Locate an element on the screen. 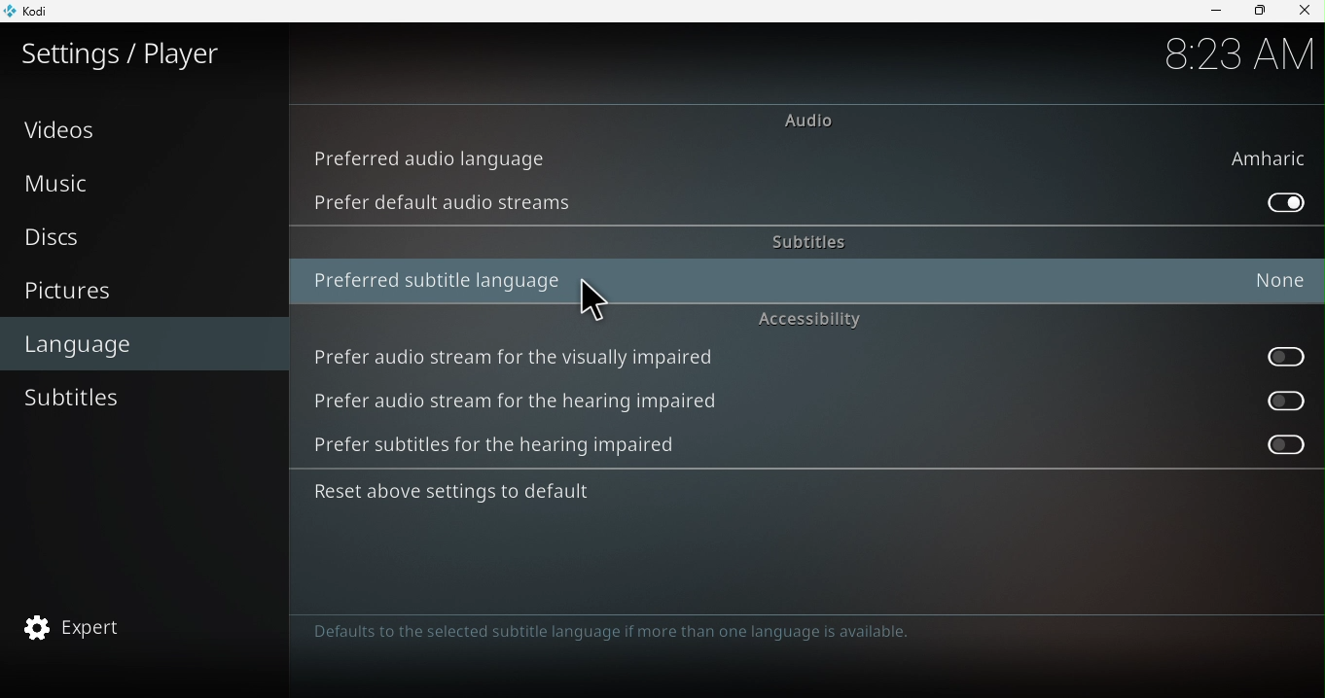  8:22 AM is located at coordinates (1236, 54).